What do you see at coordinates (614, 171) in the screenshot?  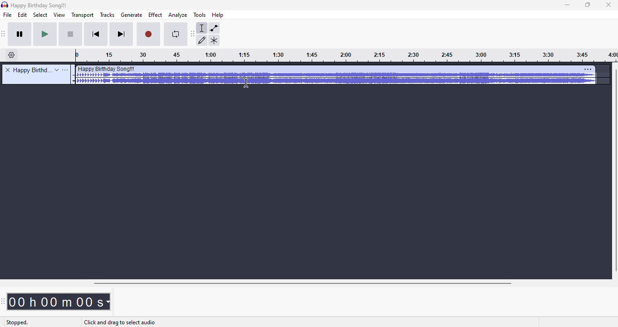 I see `vertical scroll bar` at bounding box center [614, 171].